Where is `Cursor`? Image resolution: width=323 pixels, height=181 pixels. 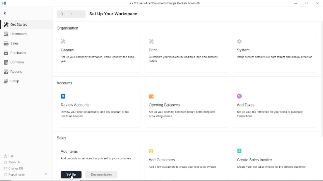 Cursor is located at coordinates (71, 177).